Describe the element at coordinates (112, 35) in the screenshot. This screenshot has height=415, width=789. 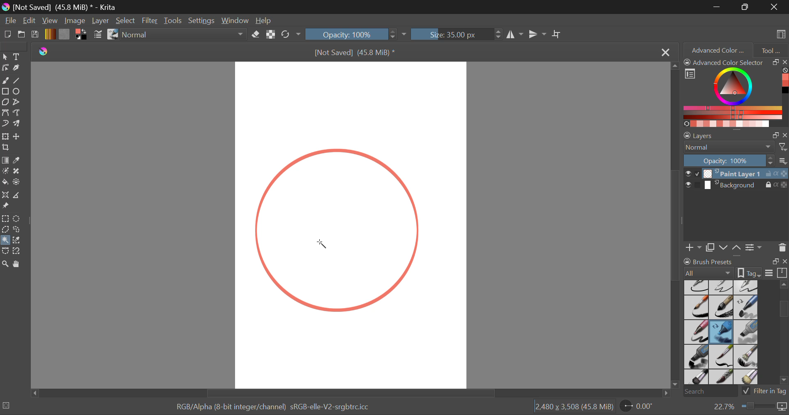
I see `Stroke Type` at that location.